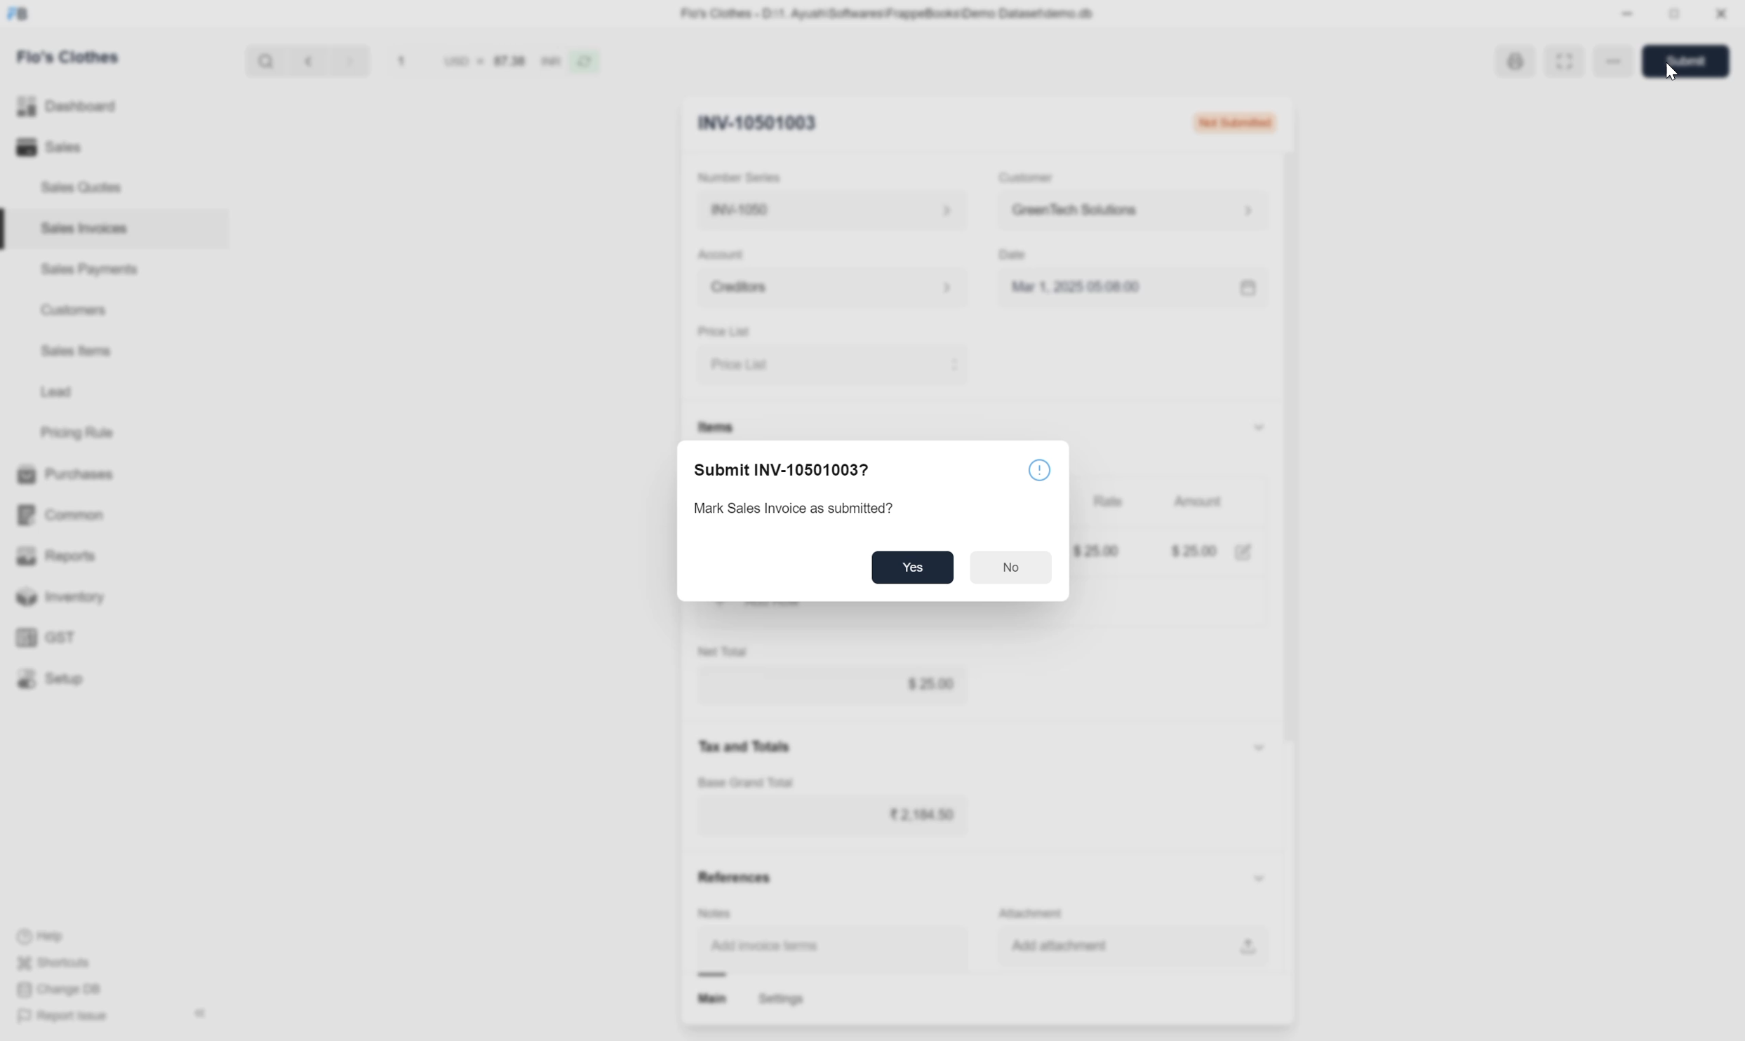 This screenshot has height=1041, width=1745. I want to click on Yes, so click(909, 569).